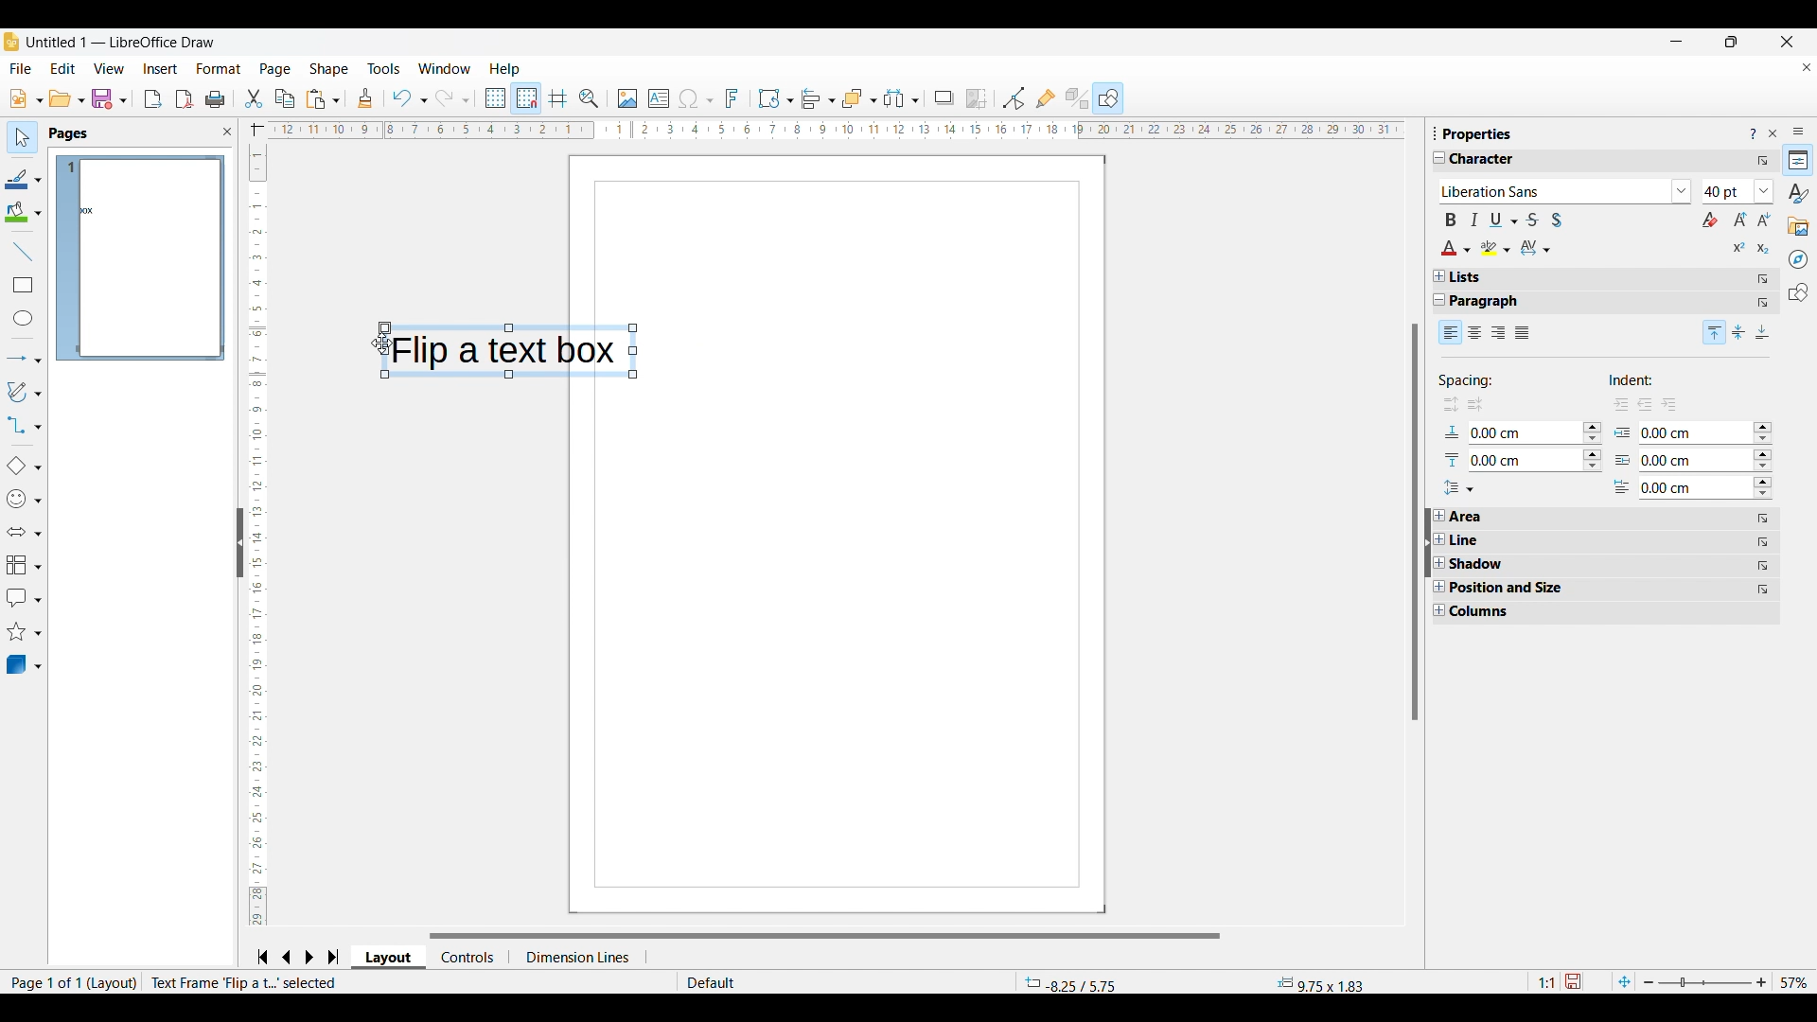 The width and height of the screenshot is (1817, 1022). I want to click on Crop image, so click(977, 99).